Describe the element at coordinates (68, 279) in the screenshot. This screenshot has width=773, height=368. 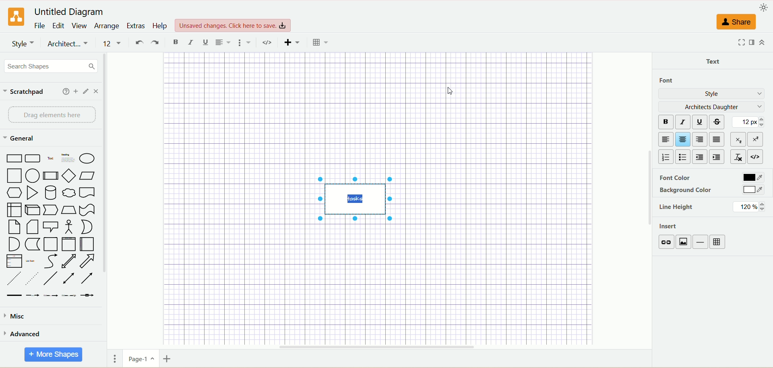
I see `Line with Double Arrows` at that location.